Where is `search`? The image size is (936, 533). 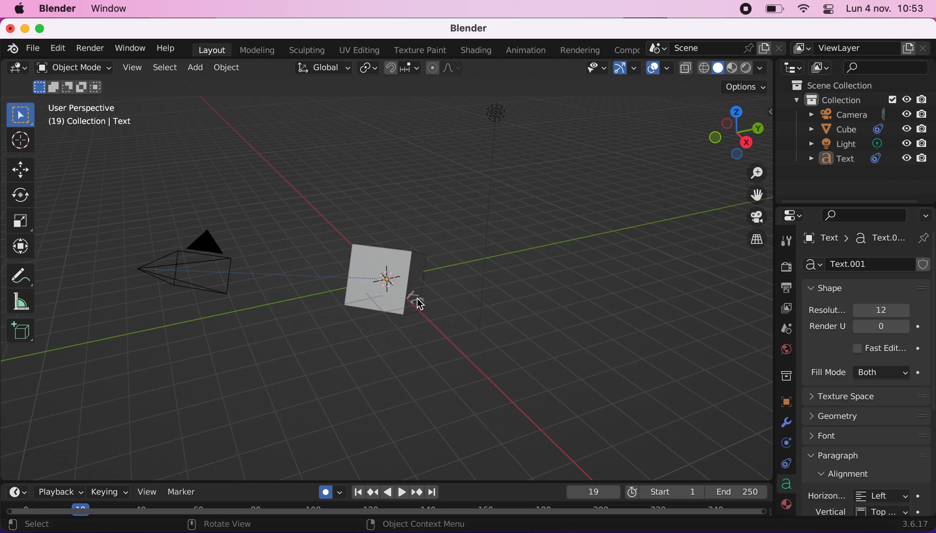 search is located at coordinates (865, 215).